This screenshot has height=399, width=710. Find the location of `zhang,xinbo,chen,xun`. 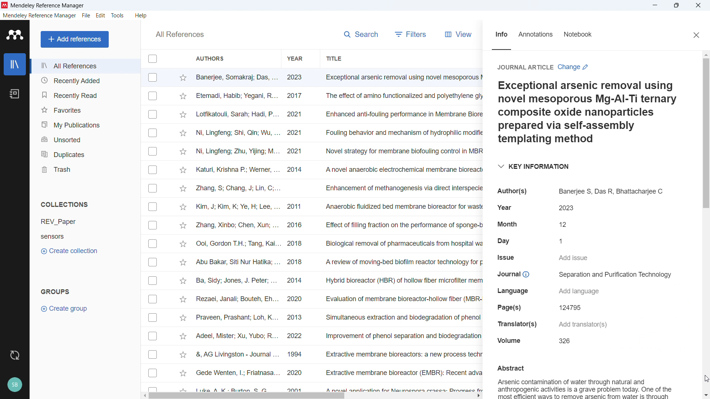

zhang,xinbo,chen,xun is located at coordinates (237, 225).